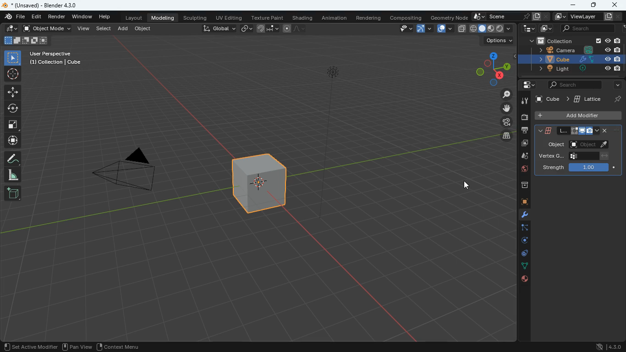  What do you see at coordinates (219, 28) in the screenshot?
I see `global` at bounding box center [219, 28].